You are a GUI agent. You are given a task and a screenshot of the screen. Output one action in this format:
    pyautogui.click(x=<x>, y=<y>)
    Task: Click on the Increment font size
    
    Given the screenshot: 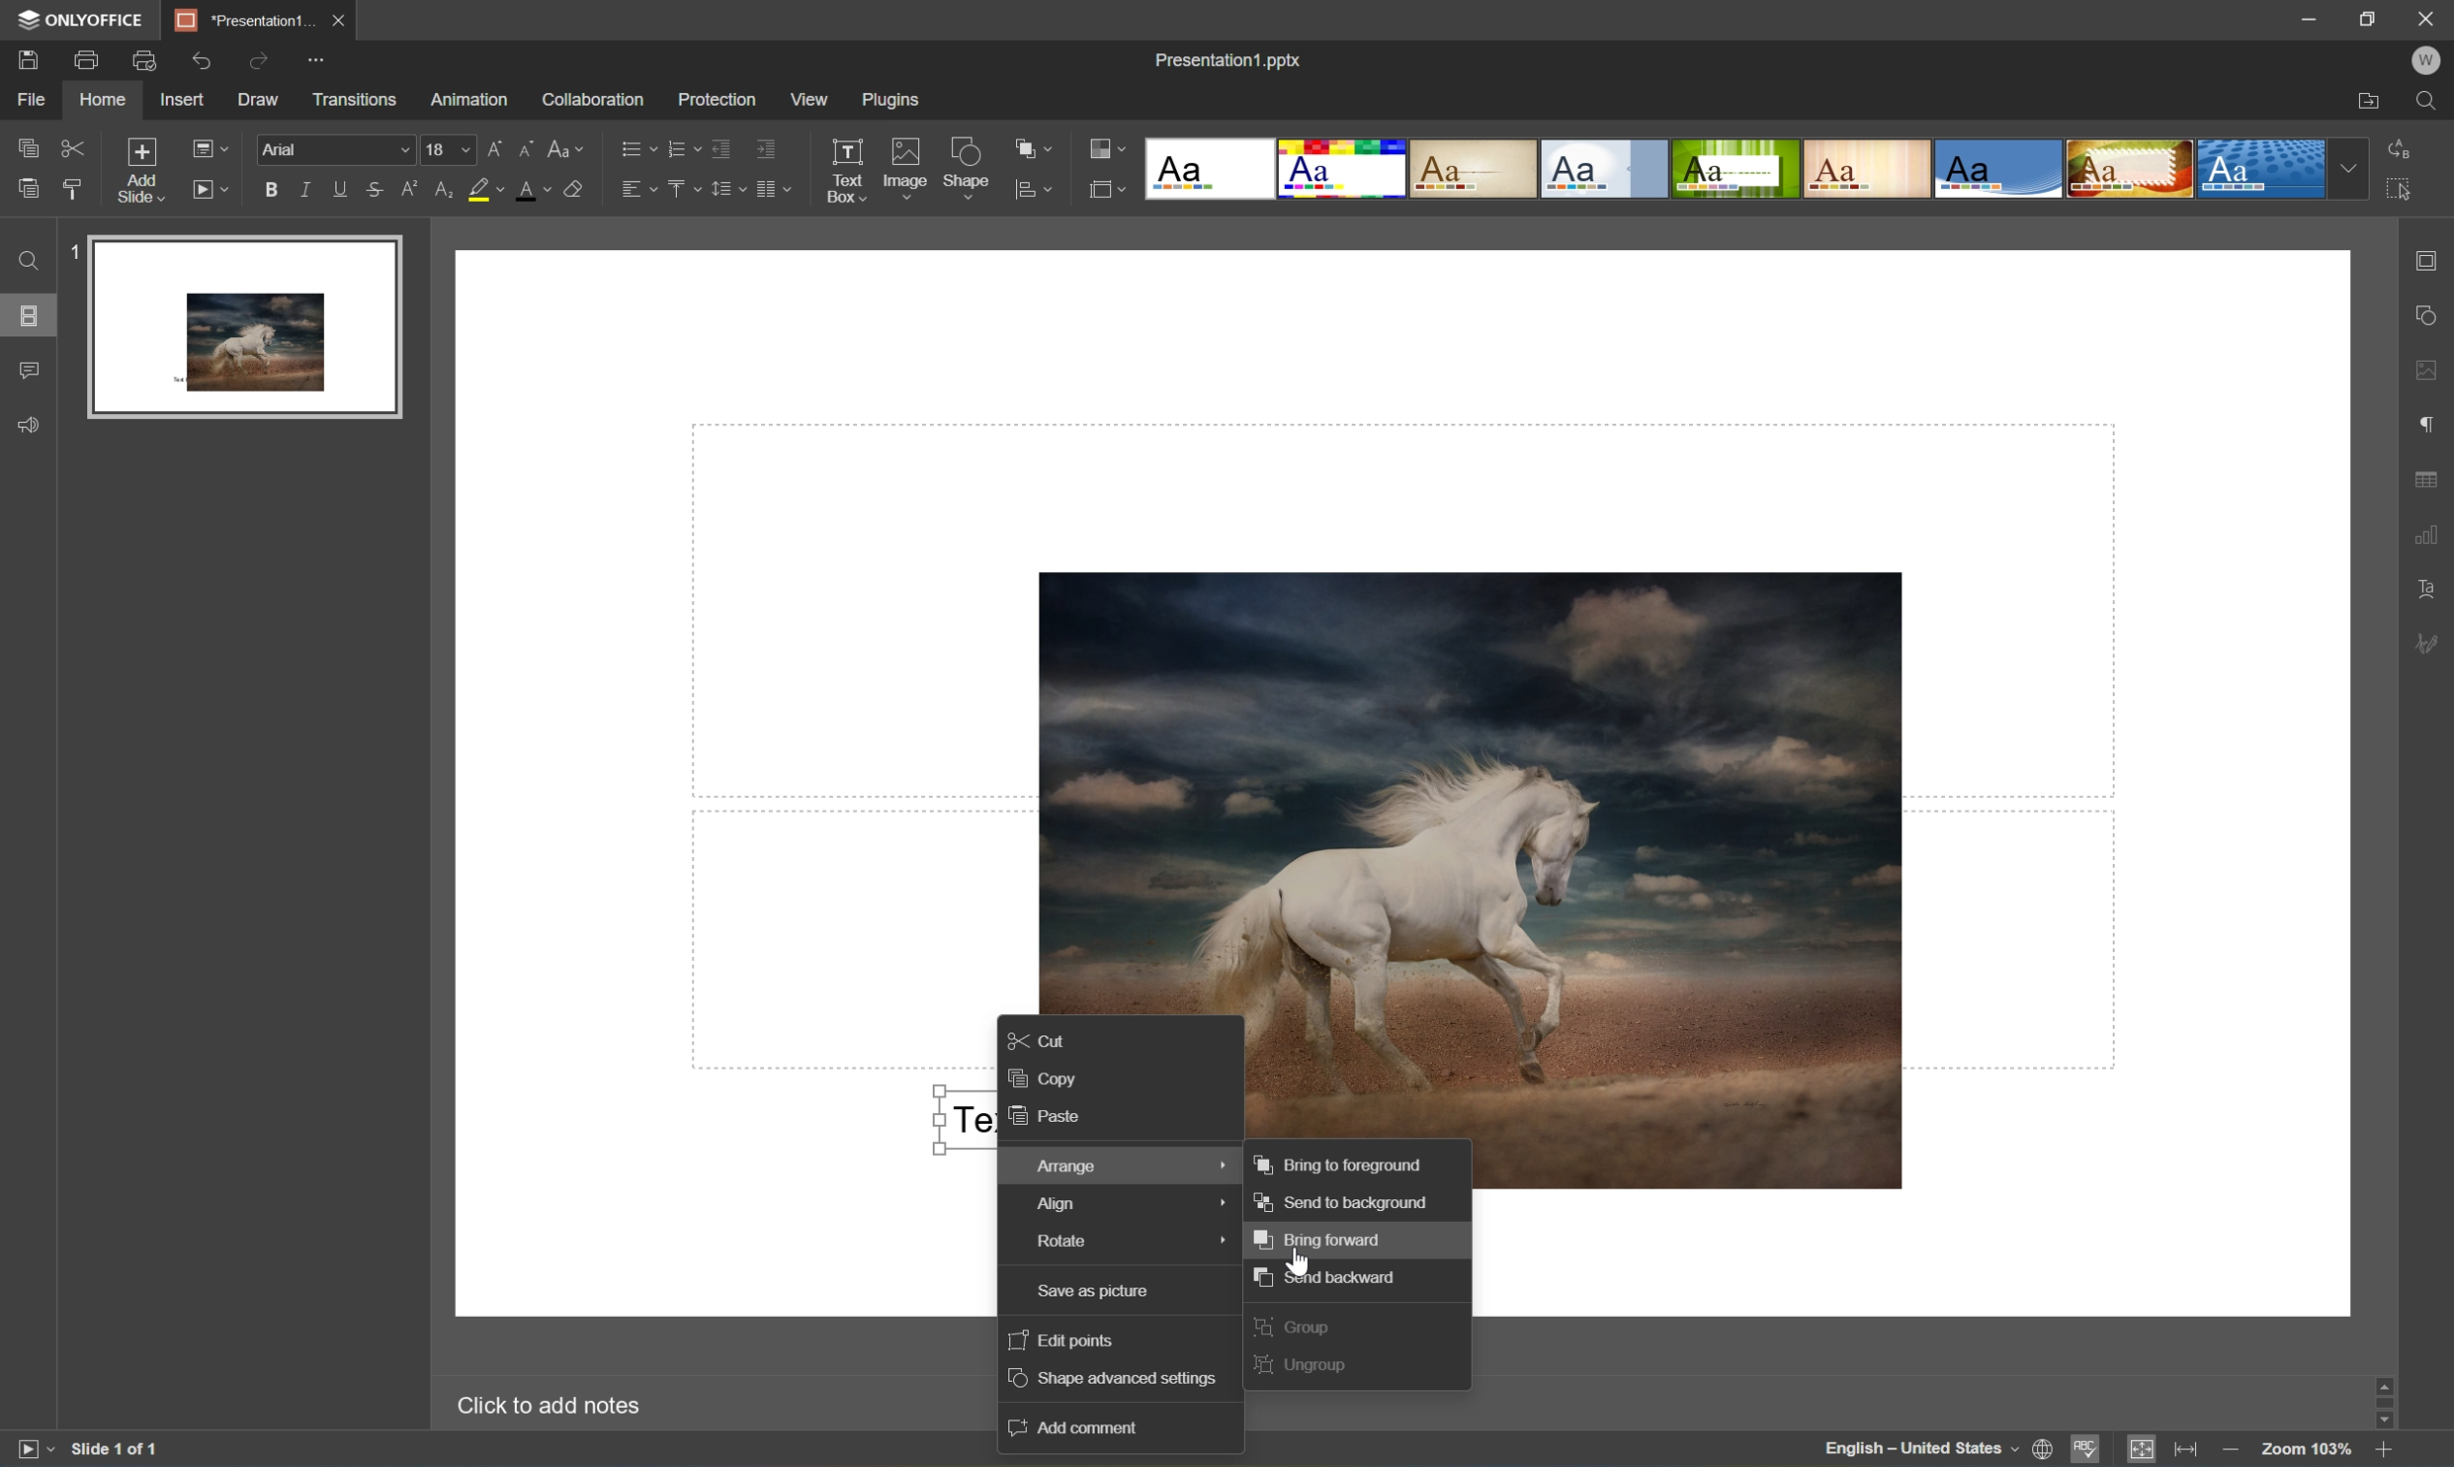 What is the action you would take?
    pyautogui.click(x=492, y=147)
    